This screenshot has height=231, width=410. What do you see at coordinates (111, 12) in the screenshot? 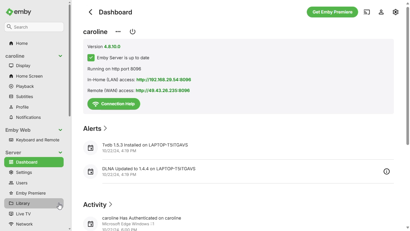
I see `dashboard` at bounding box center [111, 12].